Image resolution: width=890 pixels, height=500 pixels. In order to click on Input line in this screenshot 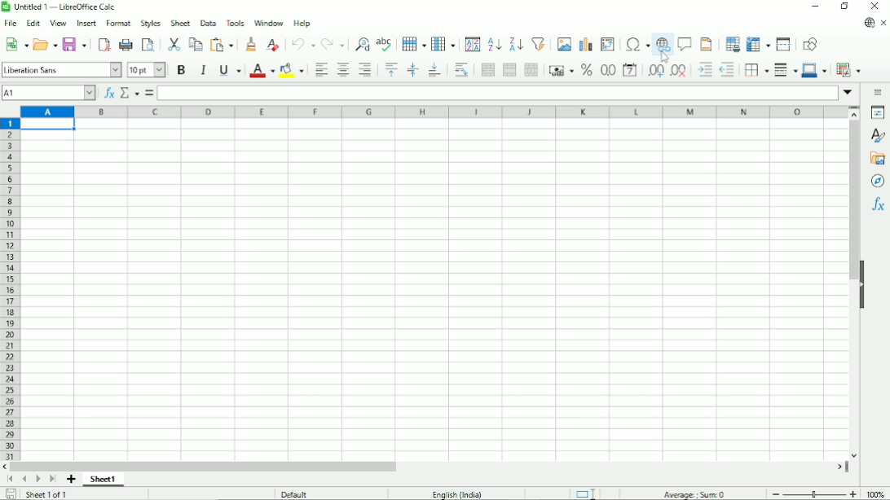, I will do `click(498, 93)`.